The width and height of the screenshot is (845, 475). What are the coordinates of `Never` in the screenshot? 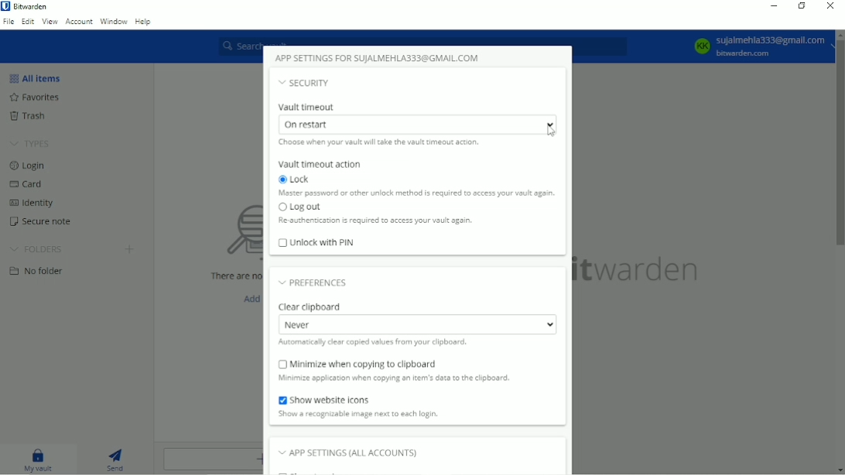 It's located at (416, 324).